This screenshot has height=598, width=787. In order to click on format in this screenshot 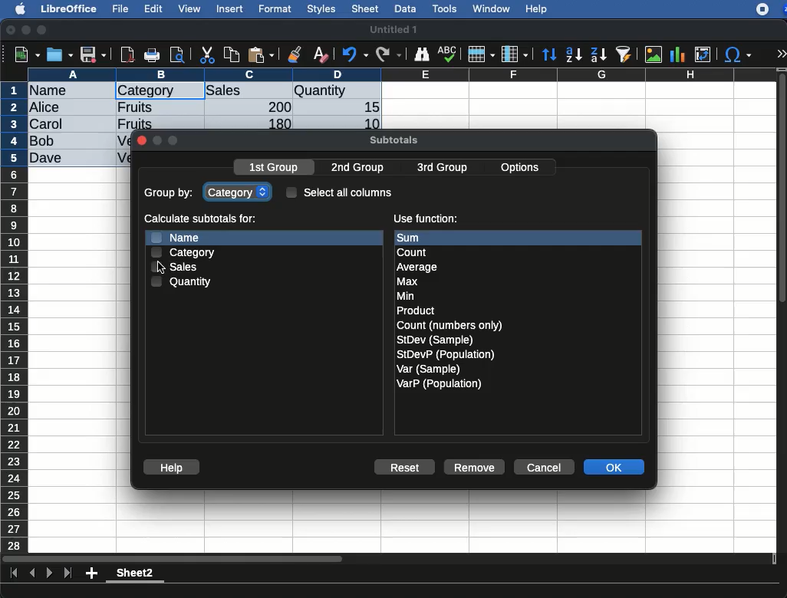, I will do `click(275, 9)`.